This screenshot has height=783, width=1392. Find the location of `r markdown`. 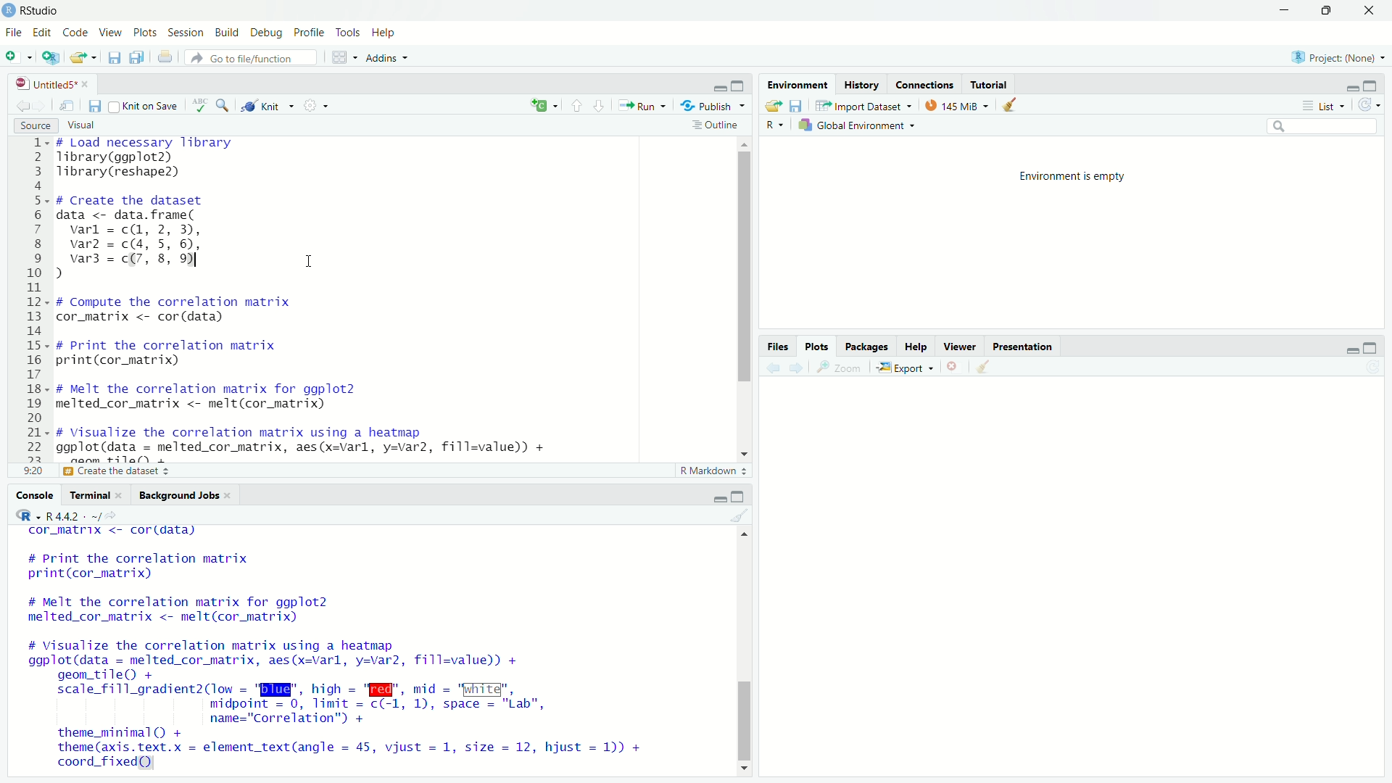

r markdown is located at coordinates (715, 471).